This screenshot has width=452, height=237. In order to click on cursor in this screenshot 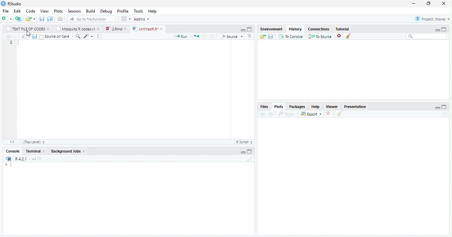, I will do `click(28, 33)`.